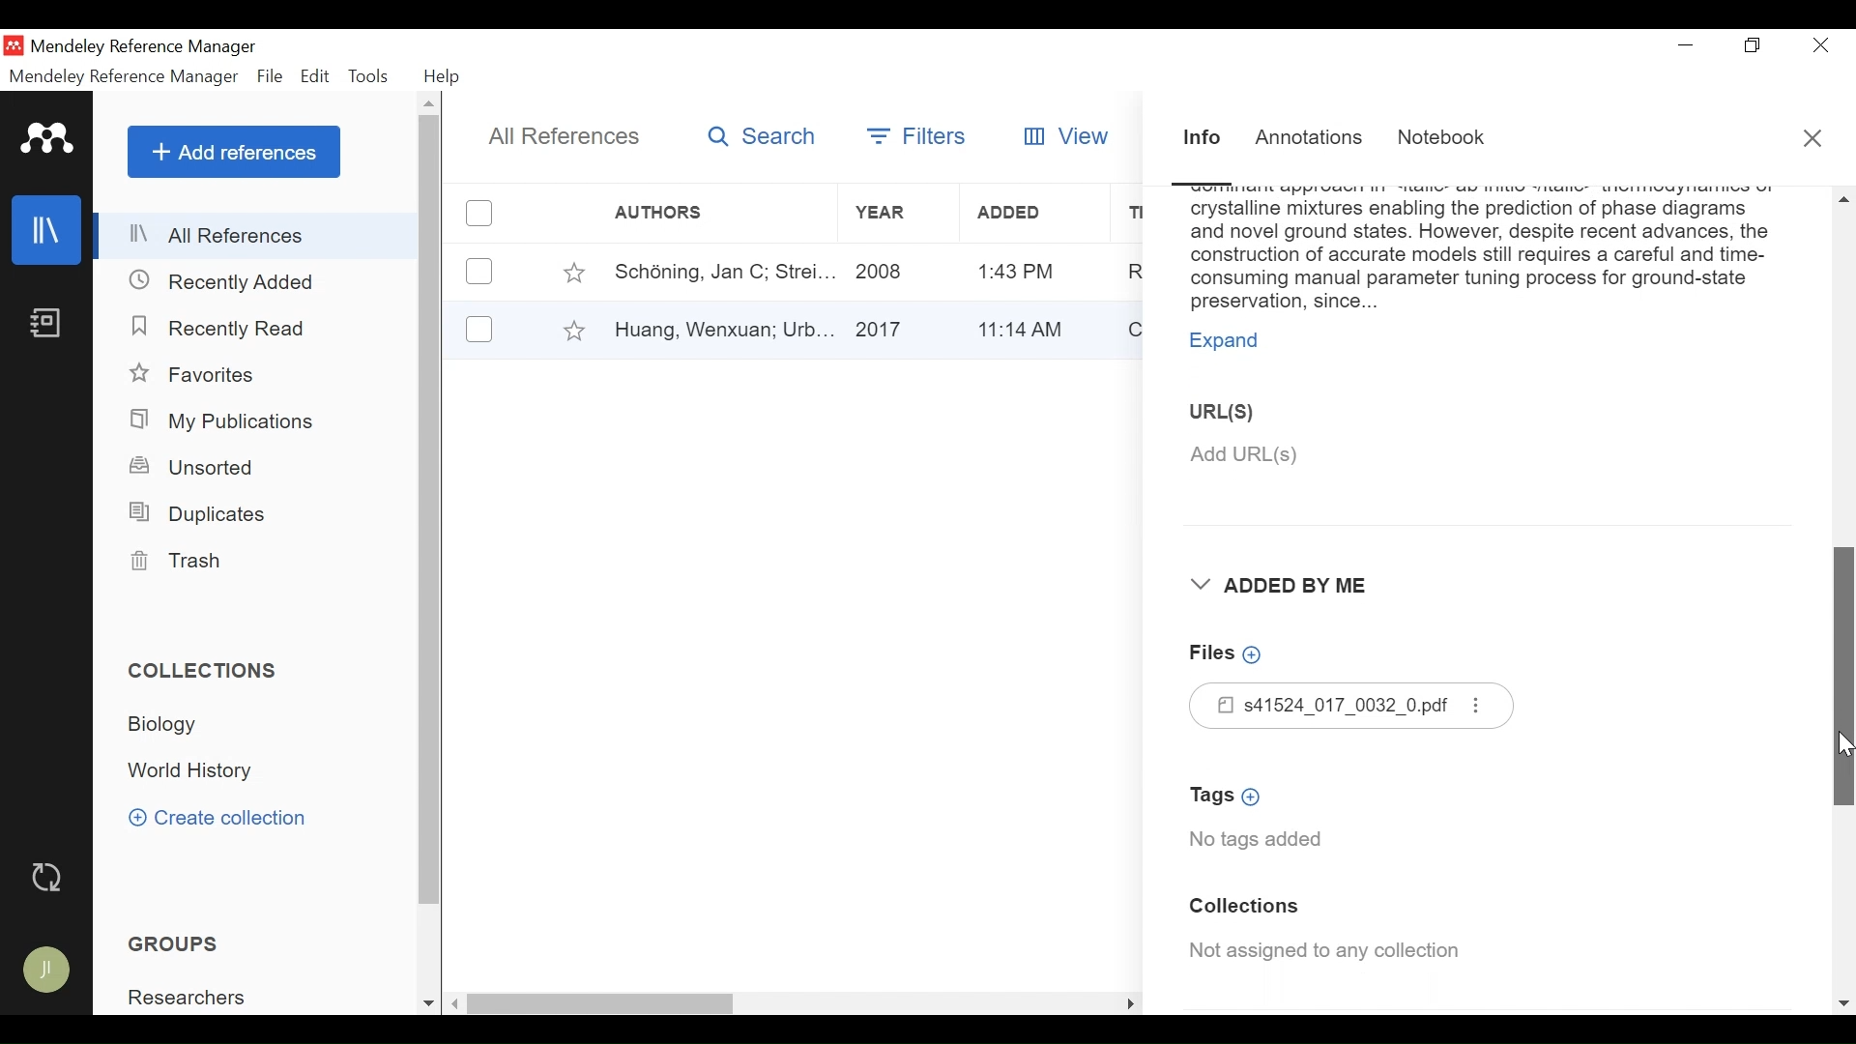  I want to click on (un)select, so click(479, 272).